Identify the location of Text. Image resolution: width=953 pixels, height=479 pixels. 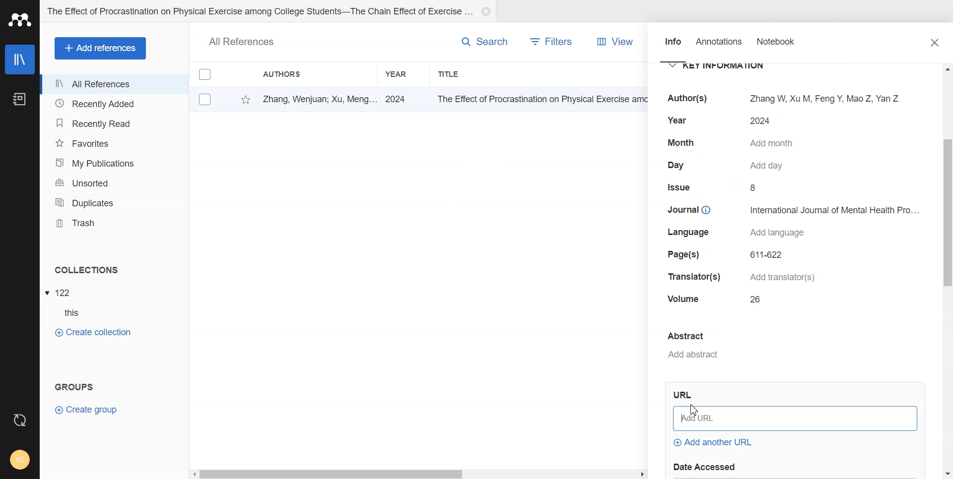
(242, 41).